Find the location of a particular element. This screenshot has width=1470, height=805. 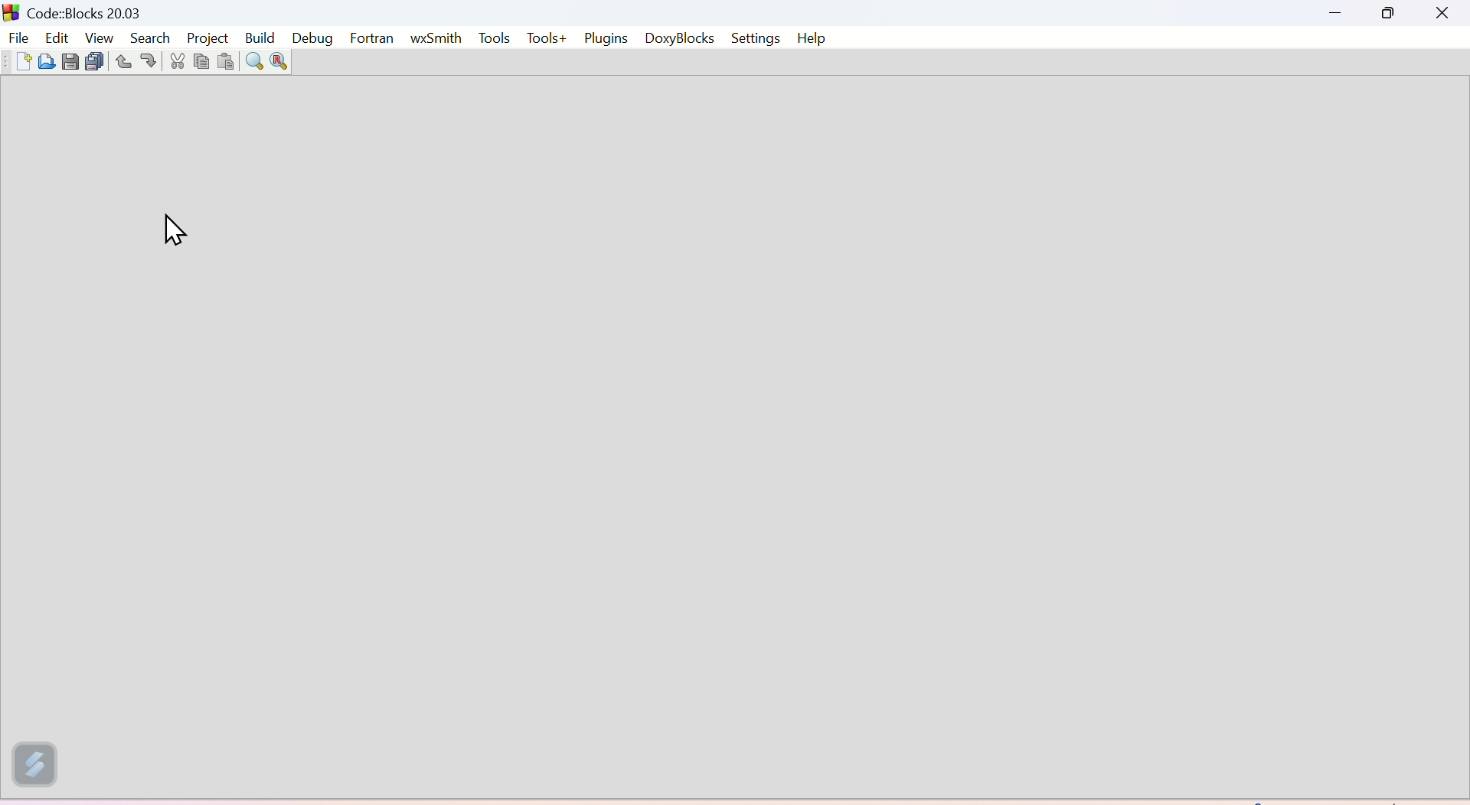

 is located at coordinates (47, 66).